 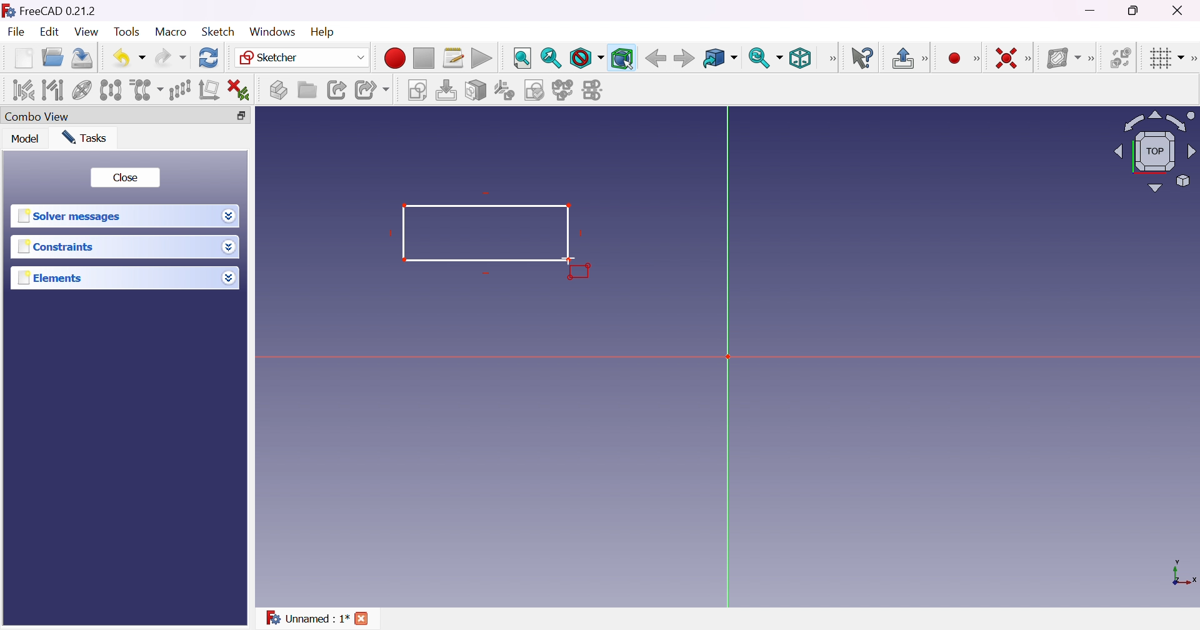 I want to click on Viewing angle, so click(x=1154, y=152).